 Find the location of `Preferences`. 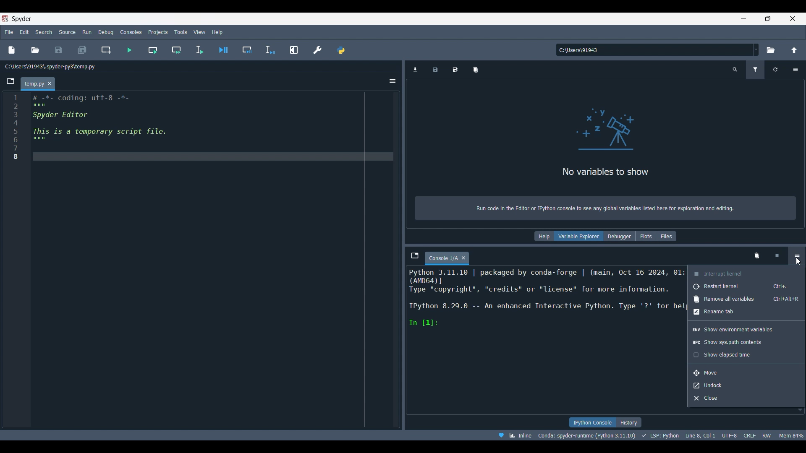

Preferences is located at coordinates (318, 49).